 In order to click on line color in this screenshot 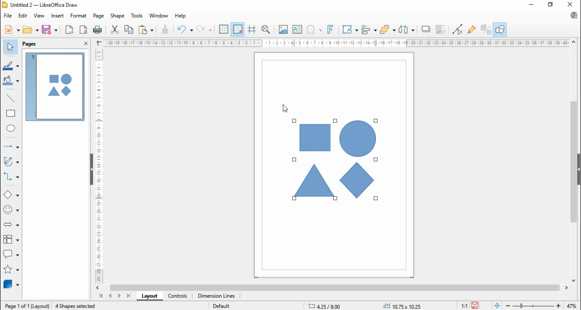, I will do `click(11, 65)`.